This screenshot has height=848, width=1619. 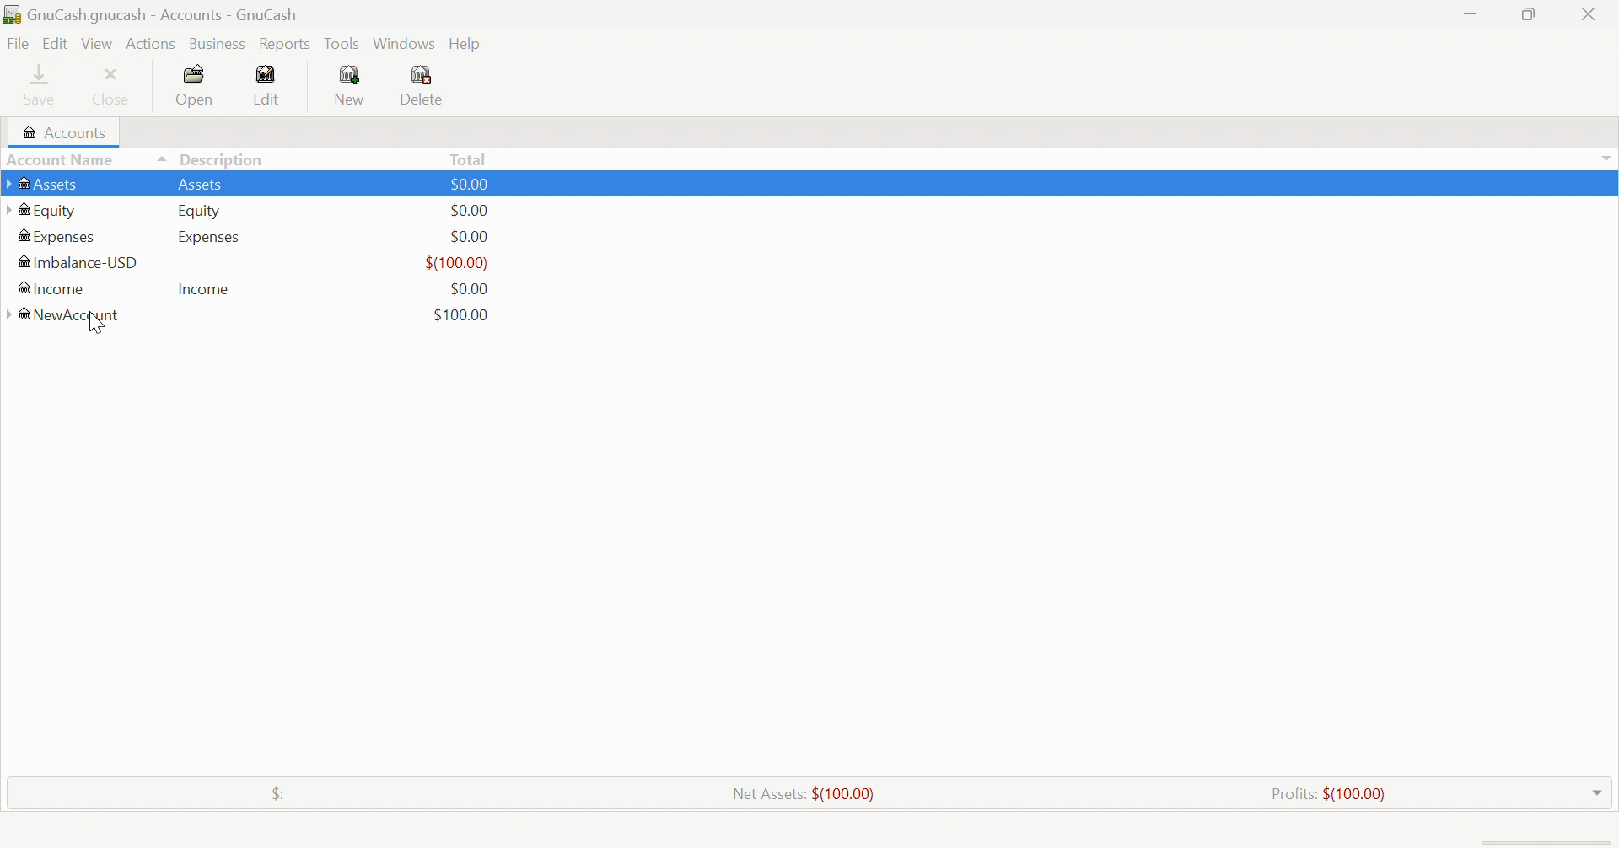 I want to click on Expenses, so click(x=209, y=239).